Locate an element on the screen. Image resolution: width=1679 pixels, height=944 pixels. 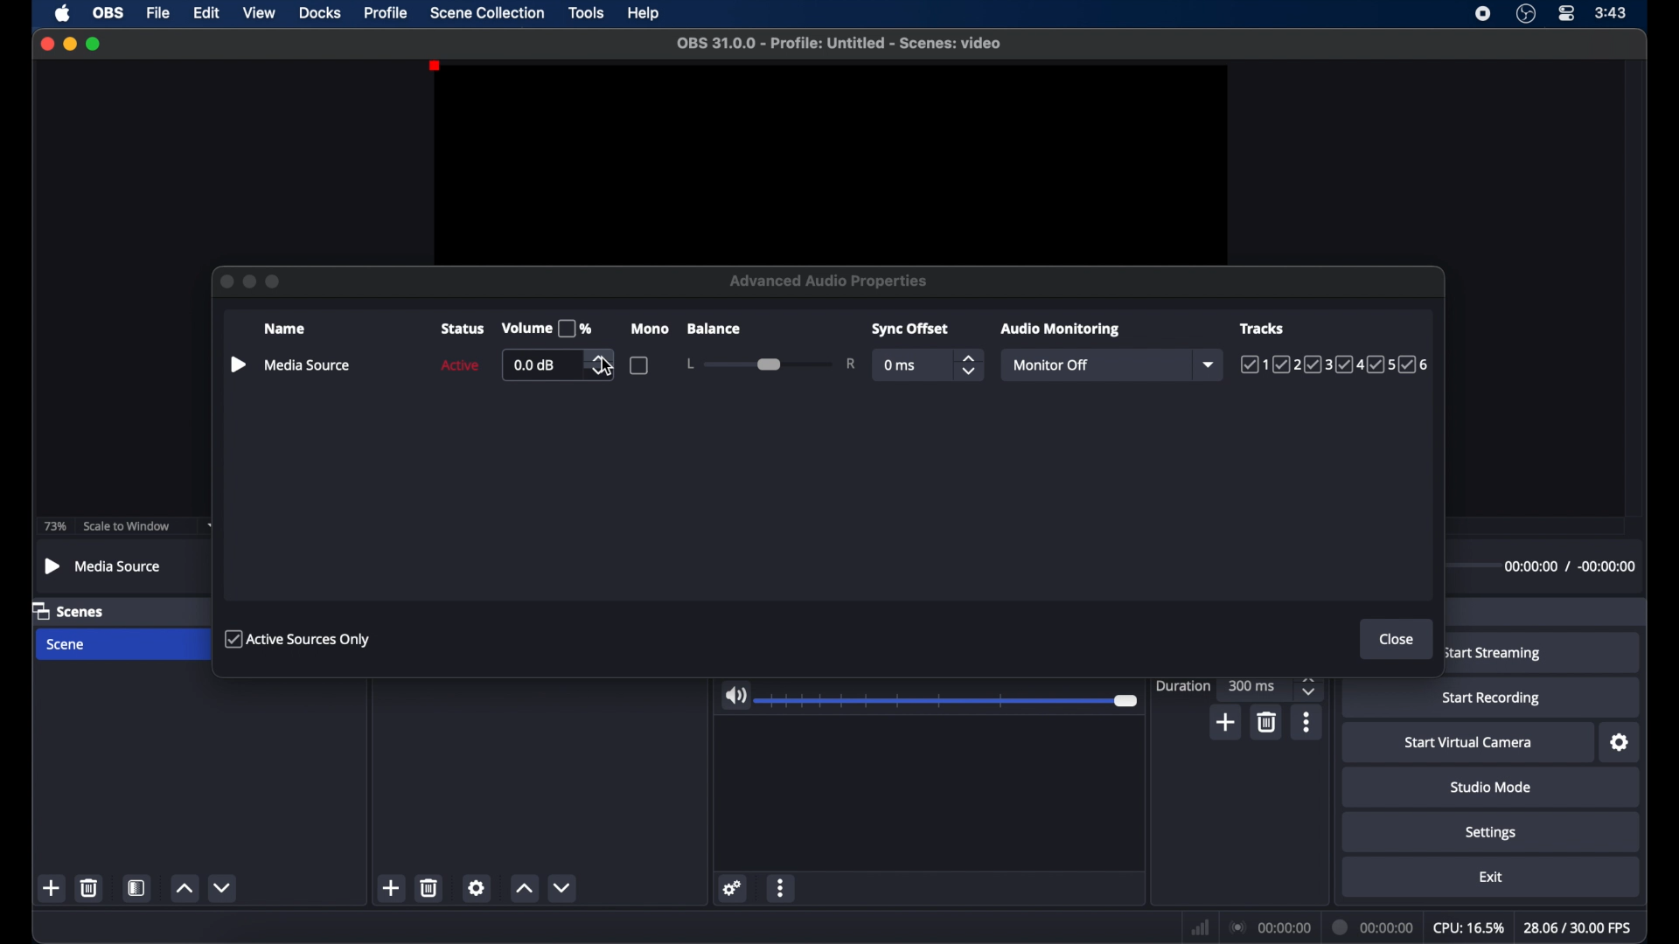
cursor is located at coordinates (609, 368).